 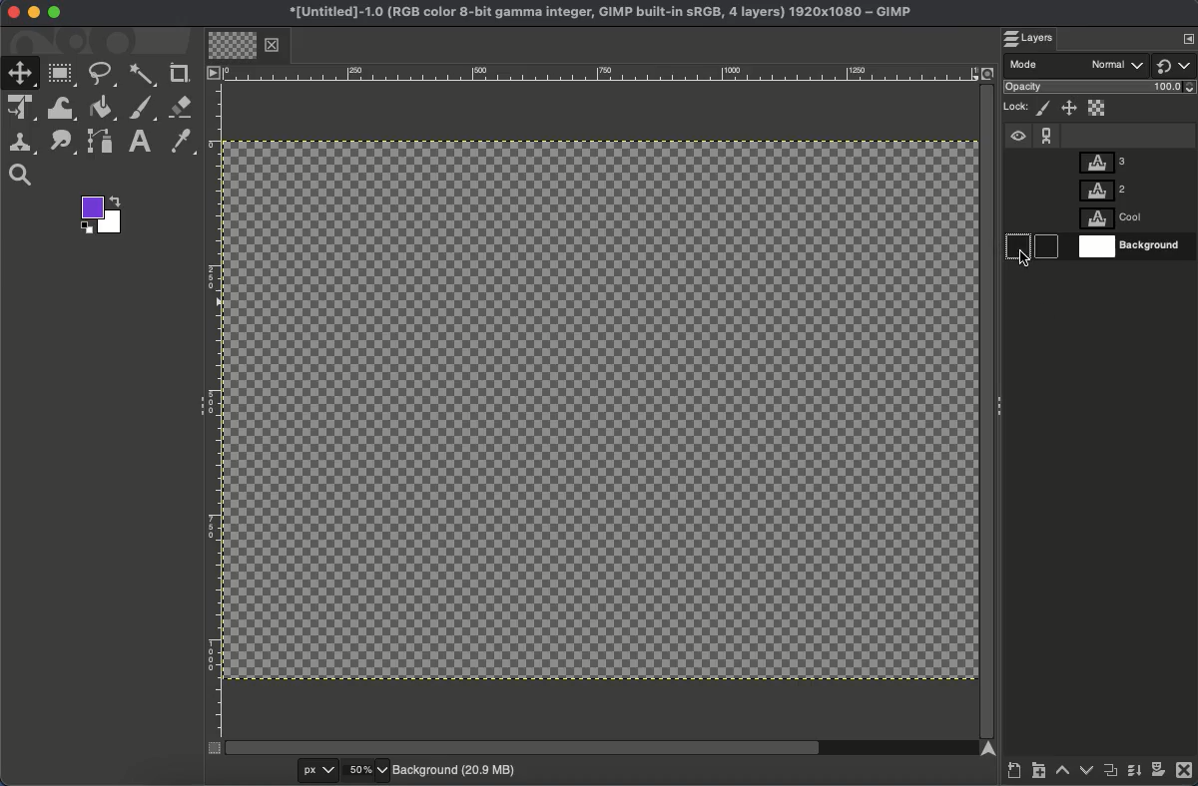 What do you see at coordinates (103, 108) in the screenshot?
I see `Fill` at bounding box center [103, 108].